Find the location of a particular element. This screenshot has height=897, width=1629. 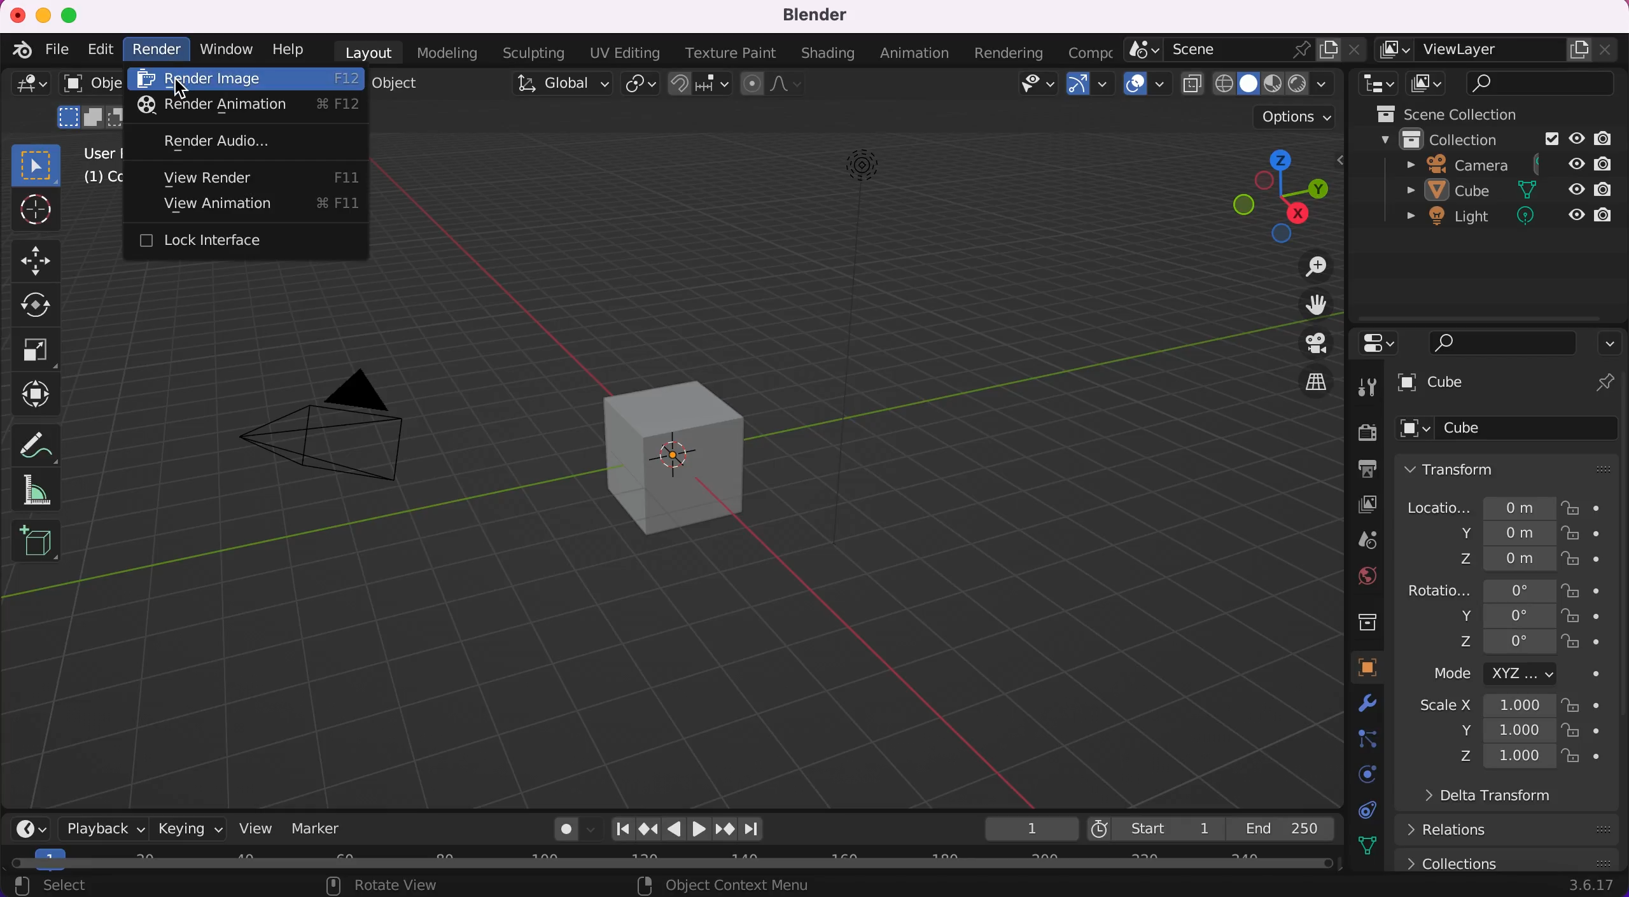

view render is located at coordinates (197, 179).